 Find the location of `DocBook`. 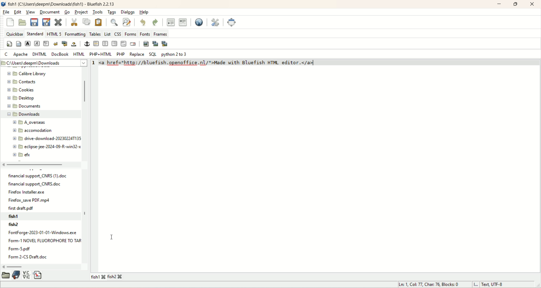

DocBook is located at coordinates (60, 54).